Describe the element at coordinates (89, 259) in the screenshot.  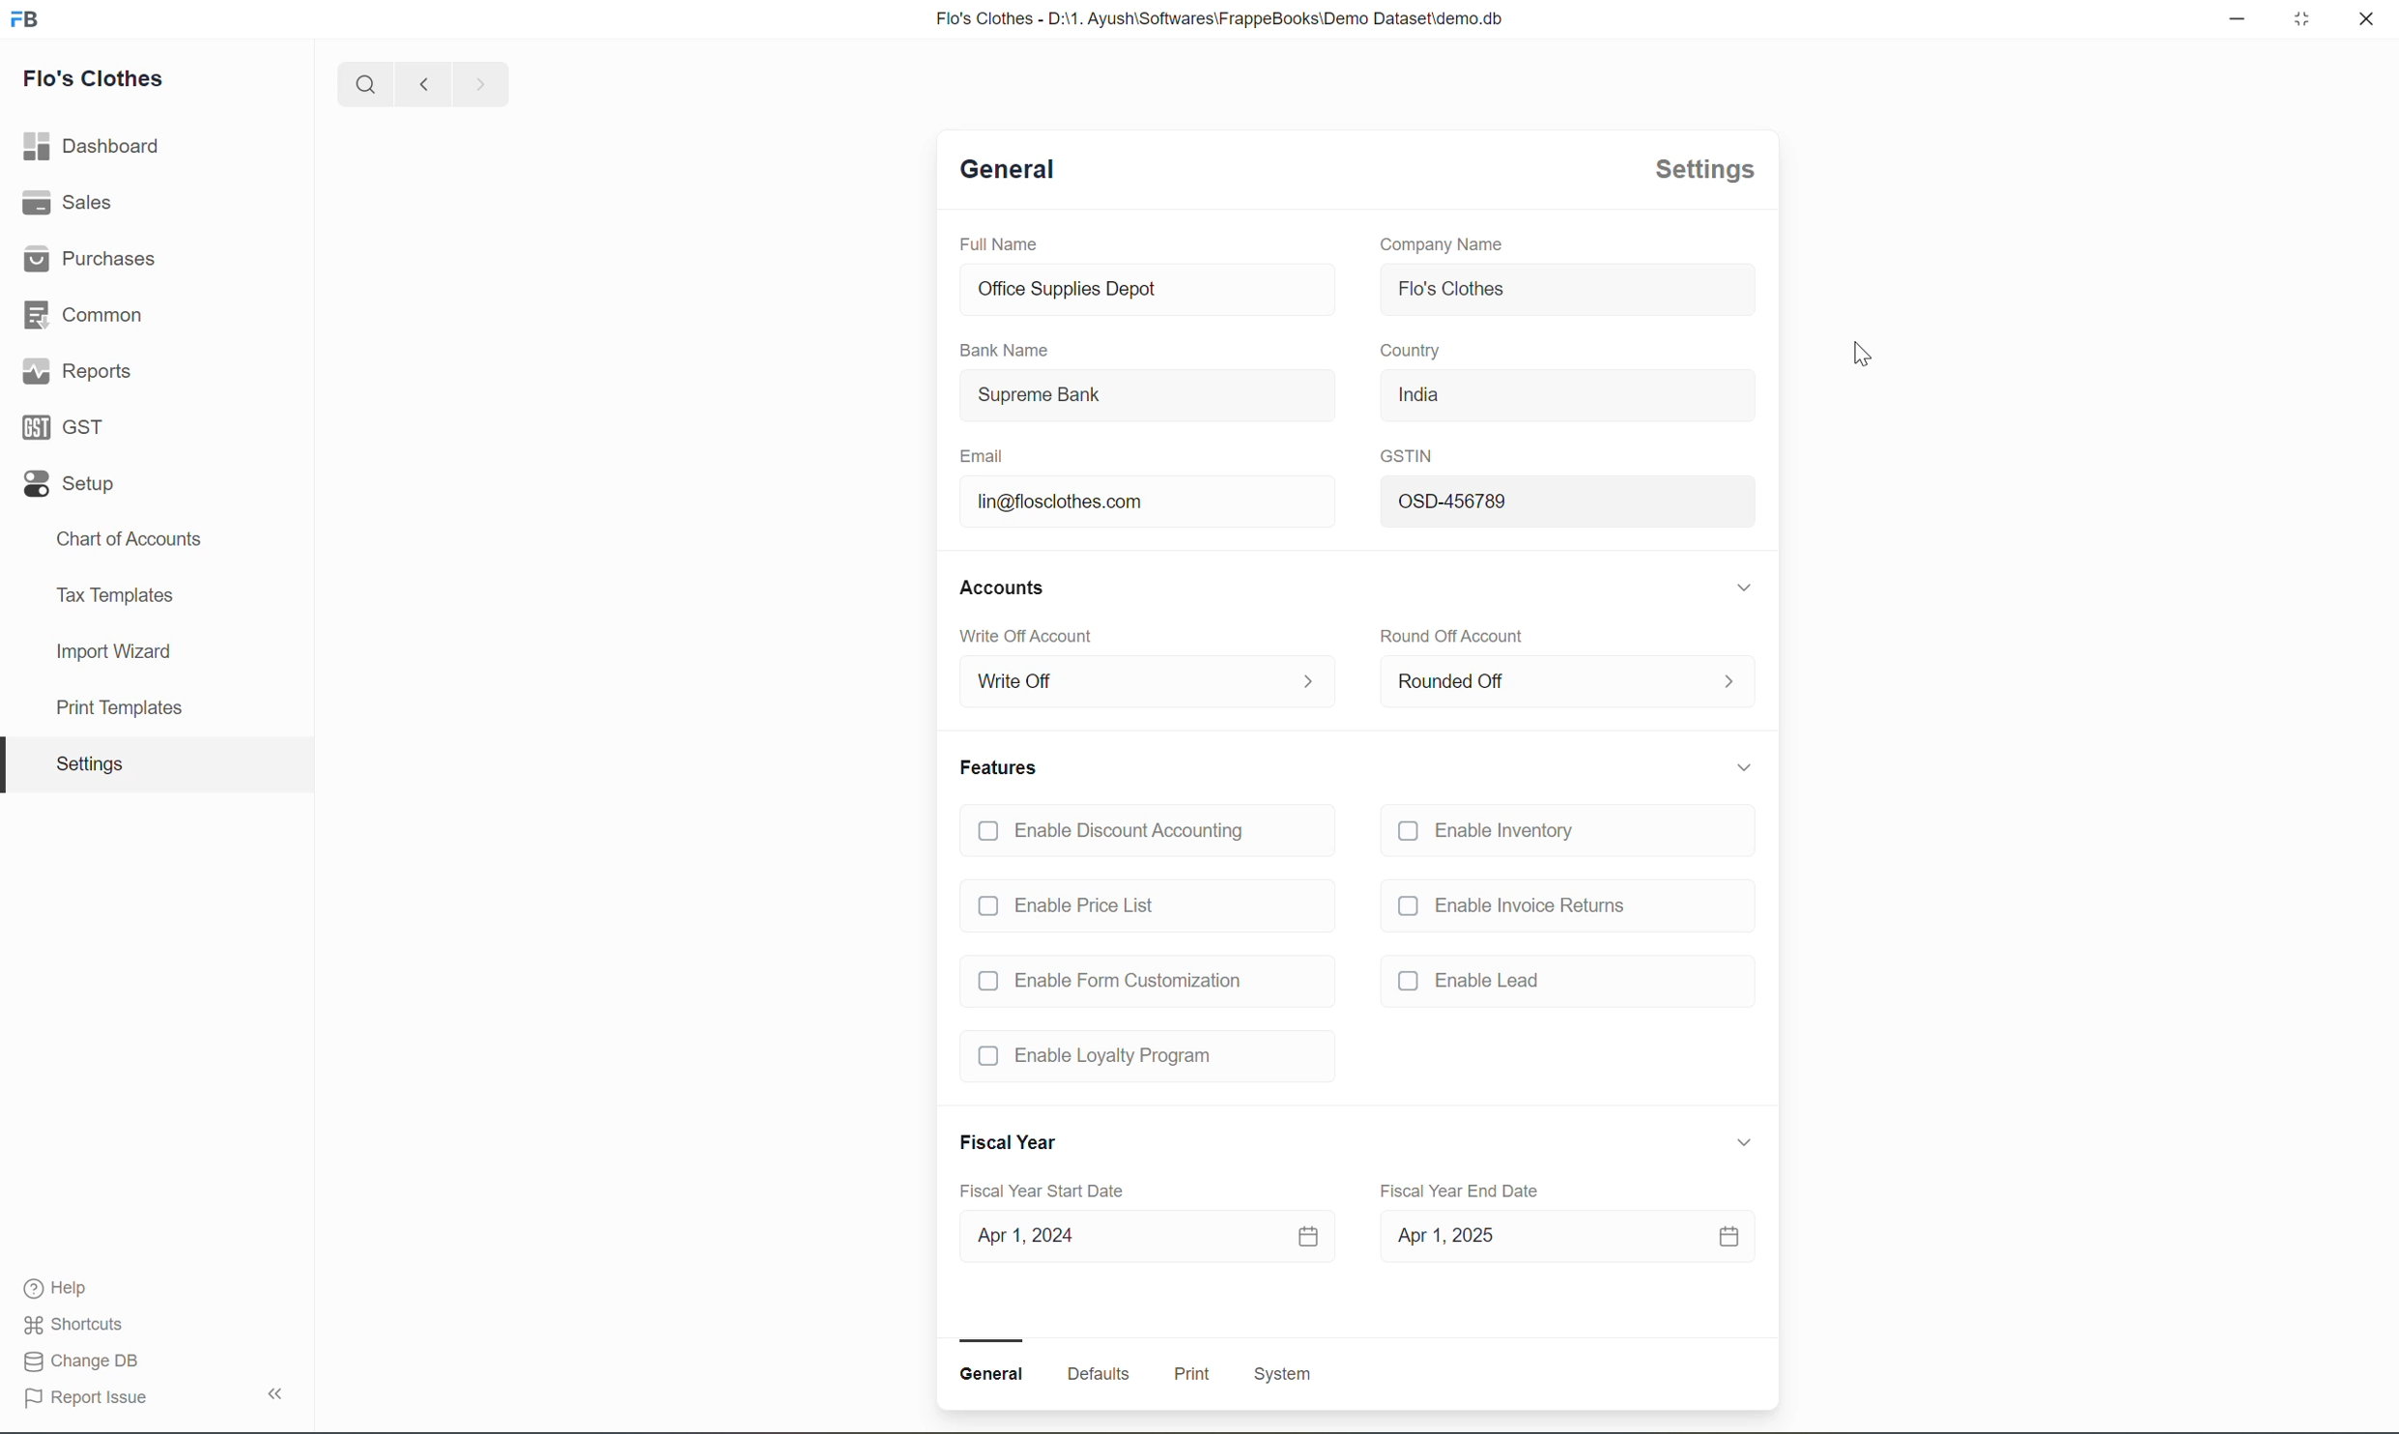
I see `Purchases` at that location.